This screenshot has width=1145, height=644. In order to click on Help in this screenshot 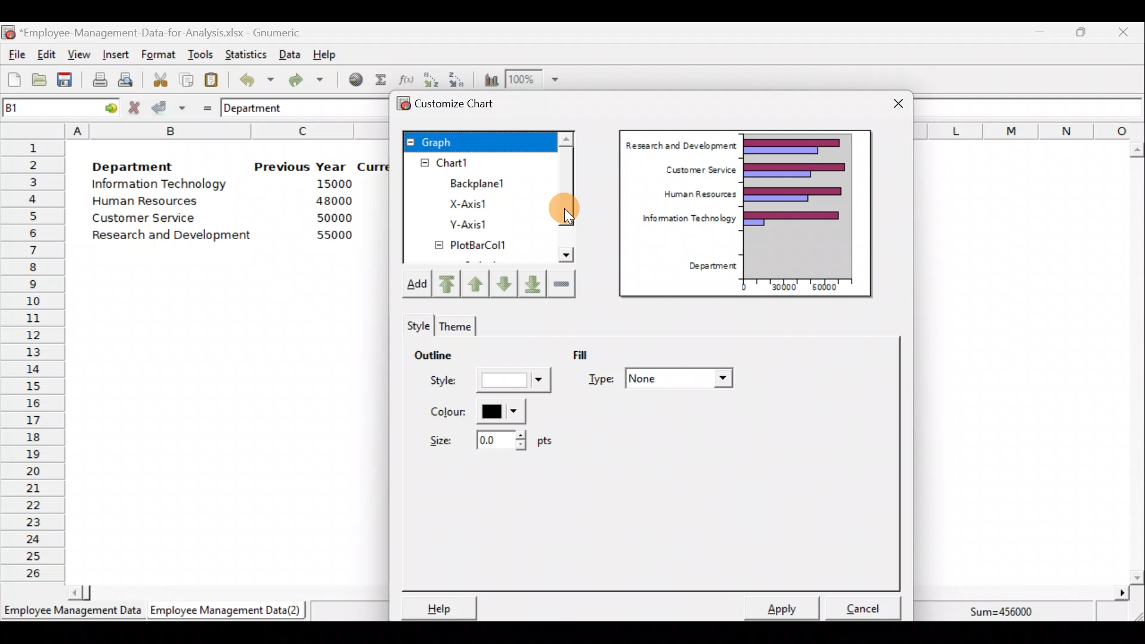, I will do `click(332, 54)`.